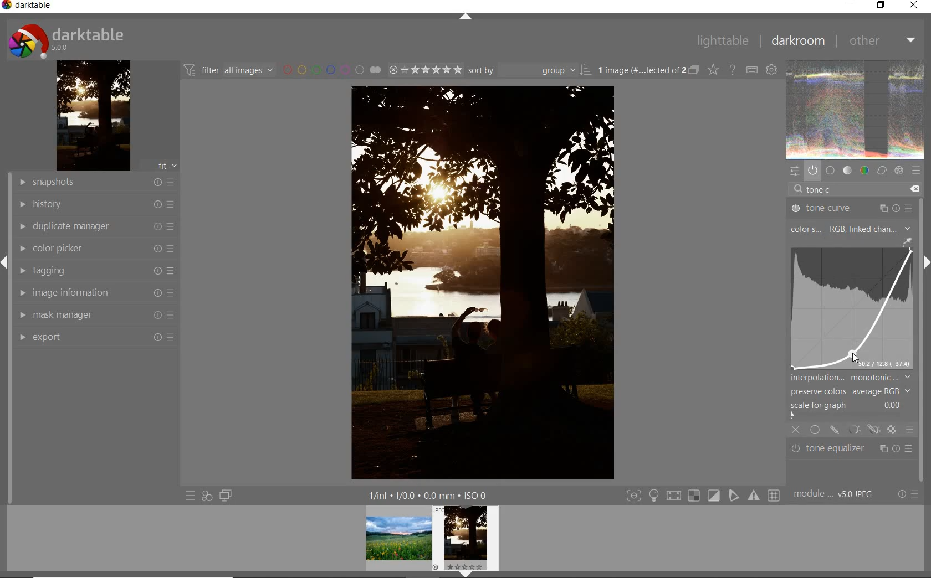  I want to click on selected image, so click(470, 283).